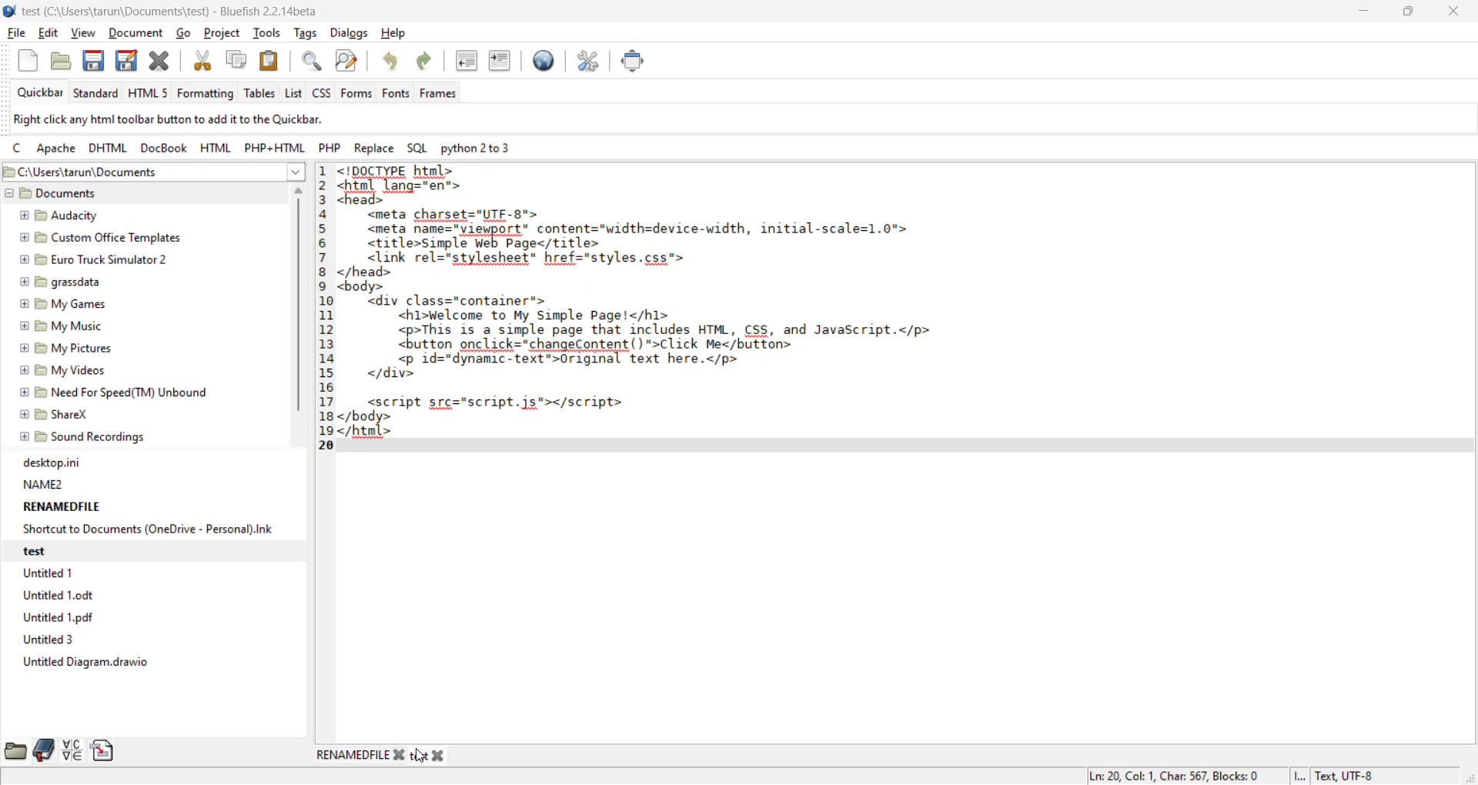 The image size is (1478, 785). Describe the element at coordinates (393, 62) in the screenshot. I see `undo` at that location.